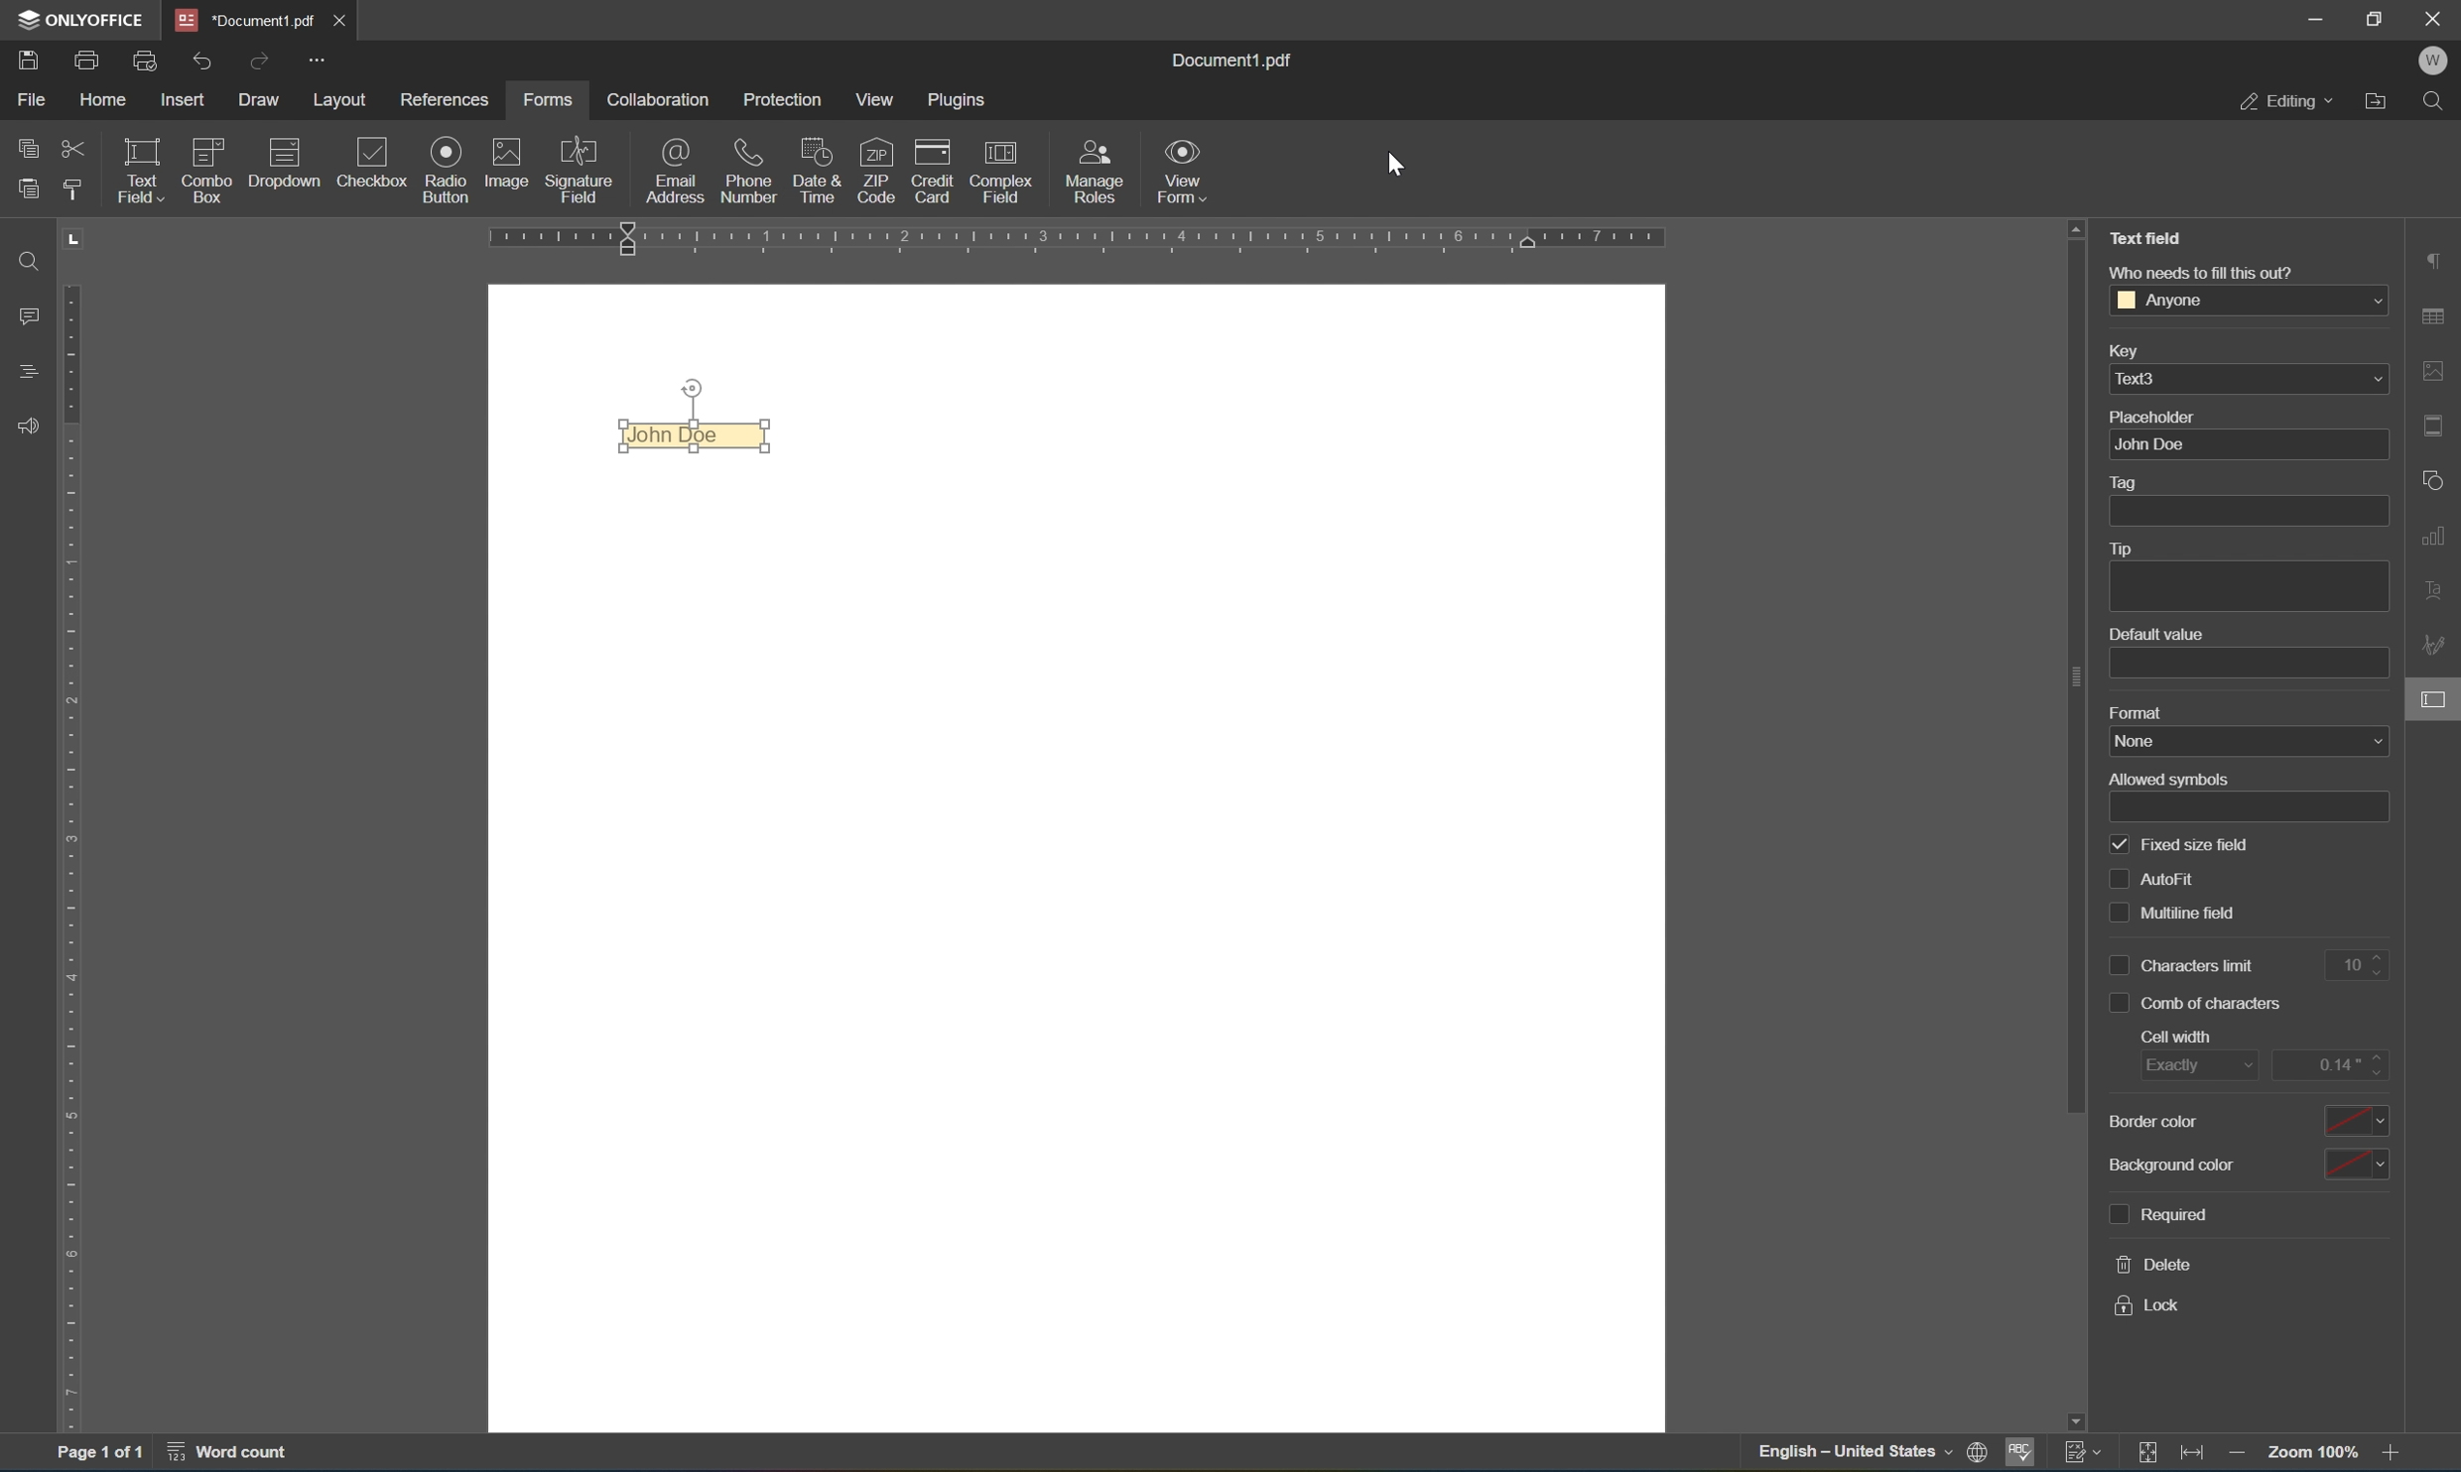 Image resolution: width=2461 pixels, height=1472 pixels. I want to click on ——
English — United States, so click(1834, 1456).